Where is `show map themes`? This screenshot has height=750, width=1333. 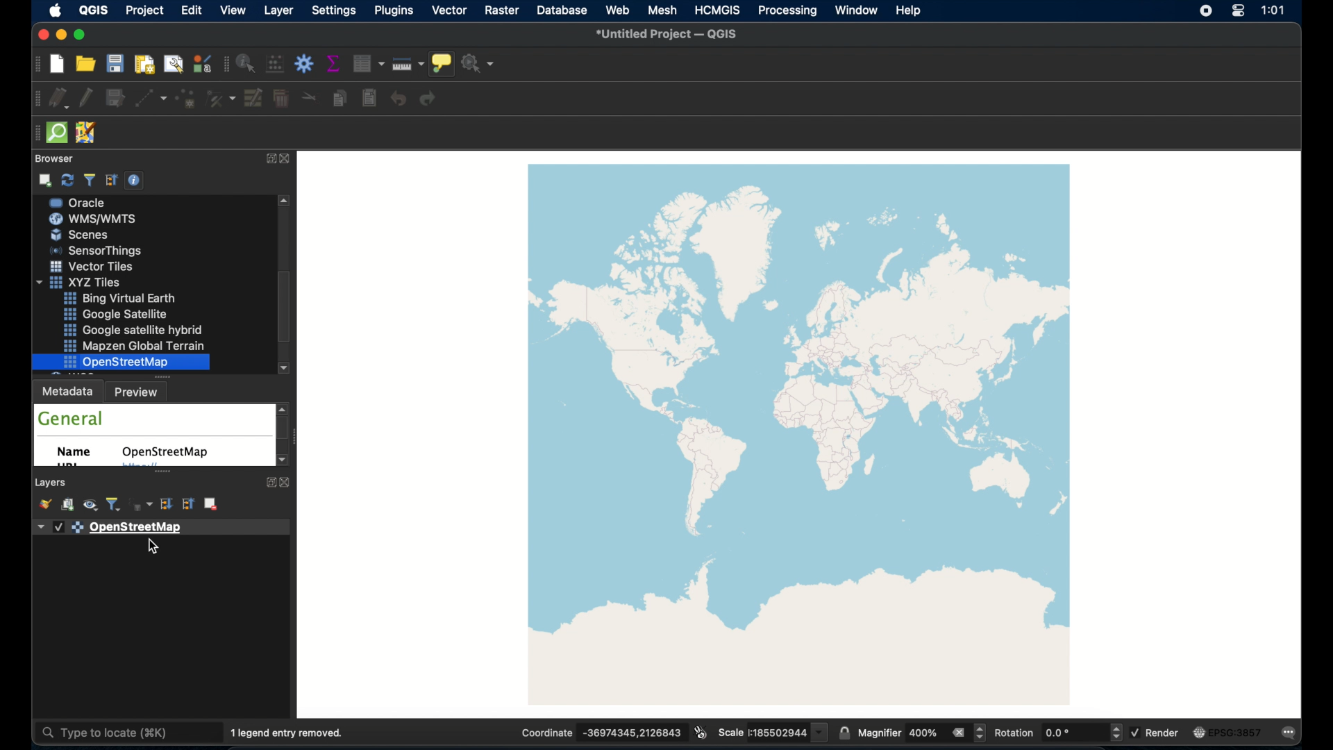
show map themes is located at coordinates (89, 506).